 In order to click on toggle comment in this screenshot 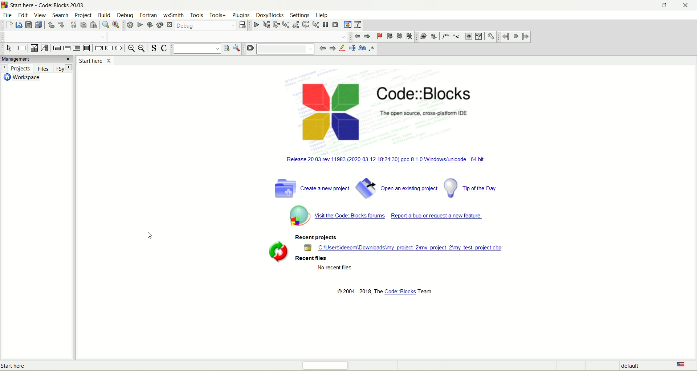, I will do `click(164, 48)`.